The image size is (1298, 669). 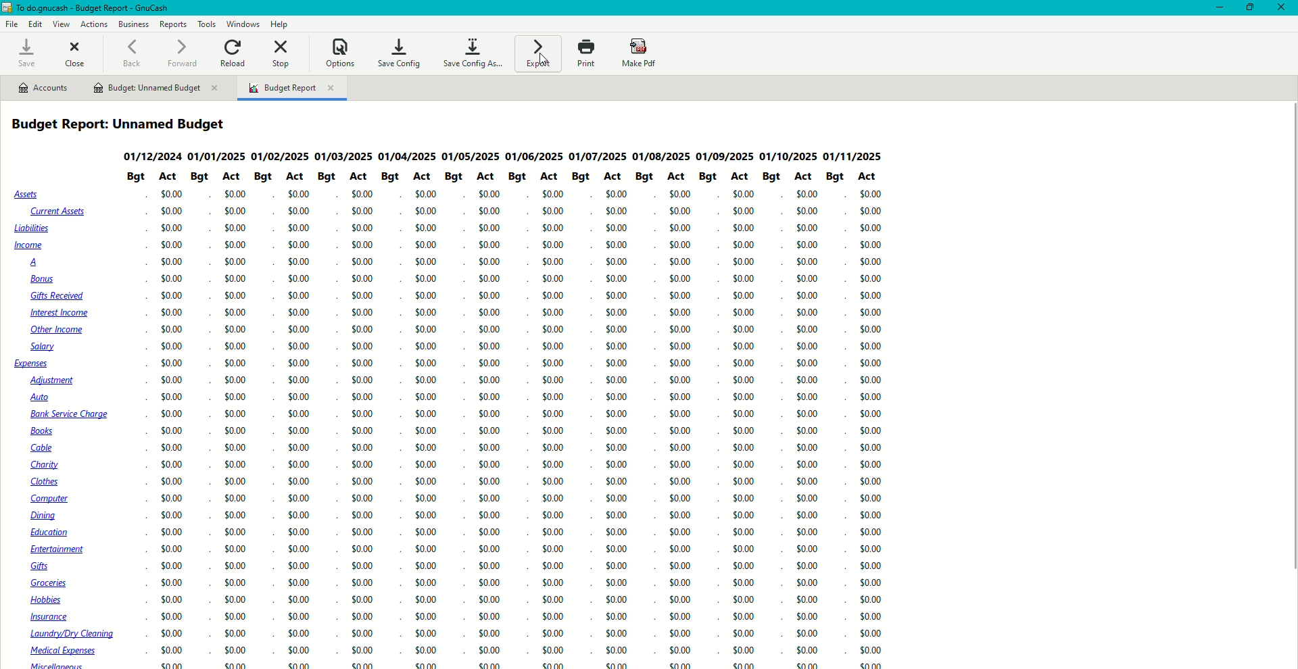 What do you see at coordinates (553, 411) in the screenshot?
I see `<0 00` at bounding box center [553, 411].